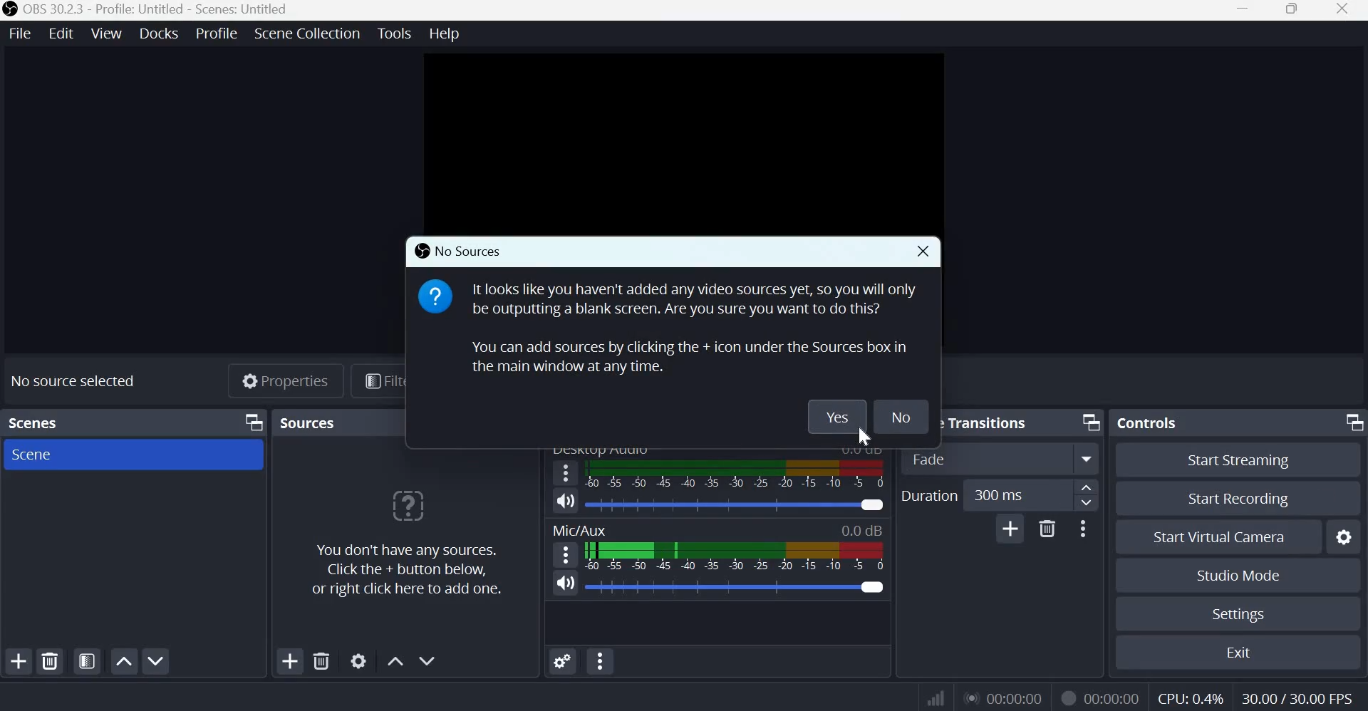 The width and height of the screenshot is (1368, 711). I want to click on Minimize, so click(1245, 10).